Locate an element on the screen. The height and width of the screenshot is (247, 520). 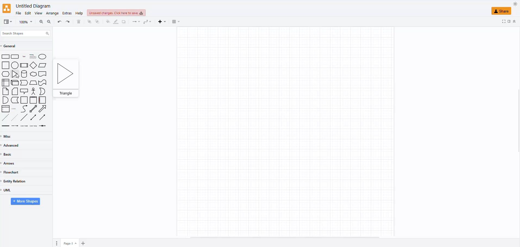
appearance is located at coordinates (515, 4).